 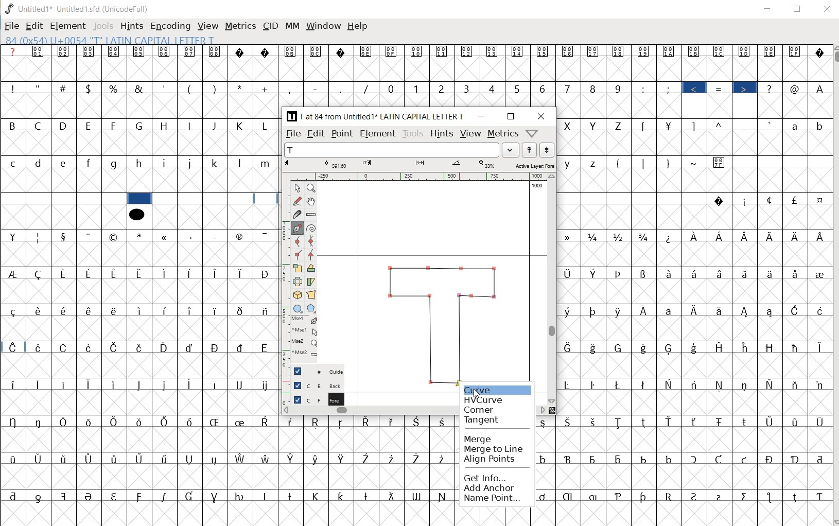 I want to click on minimize, so click(x=768, y=9).